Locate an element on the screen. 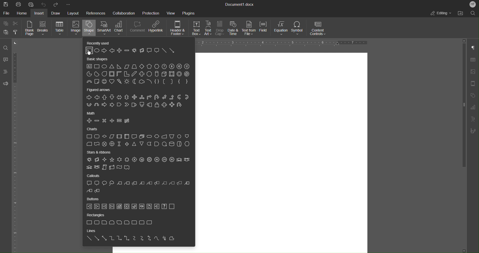 The image size is (479, 253). Figured Arrows is located at coordinates (138, 101).